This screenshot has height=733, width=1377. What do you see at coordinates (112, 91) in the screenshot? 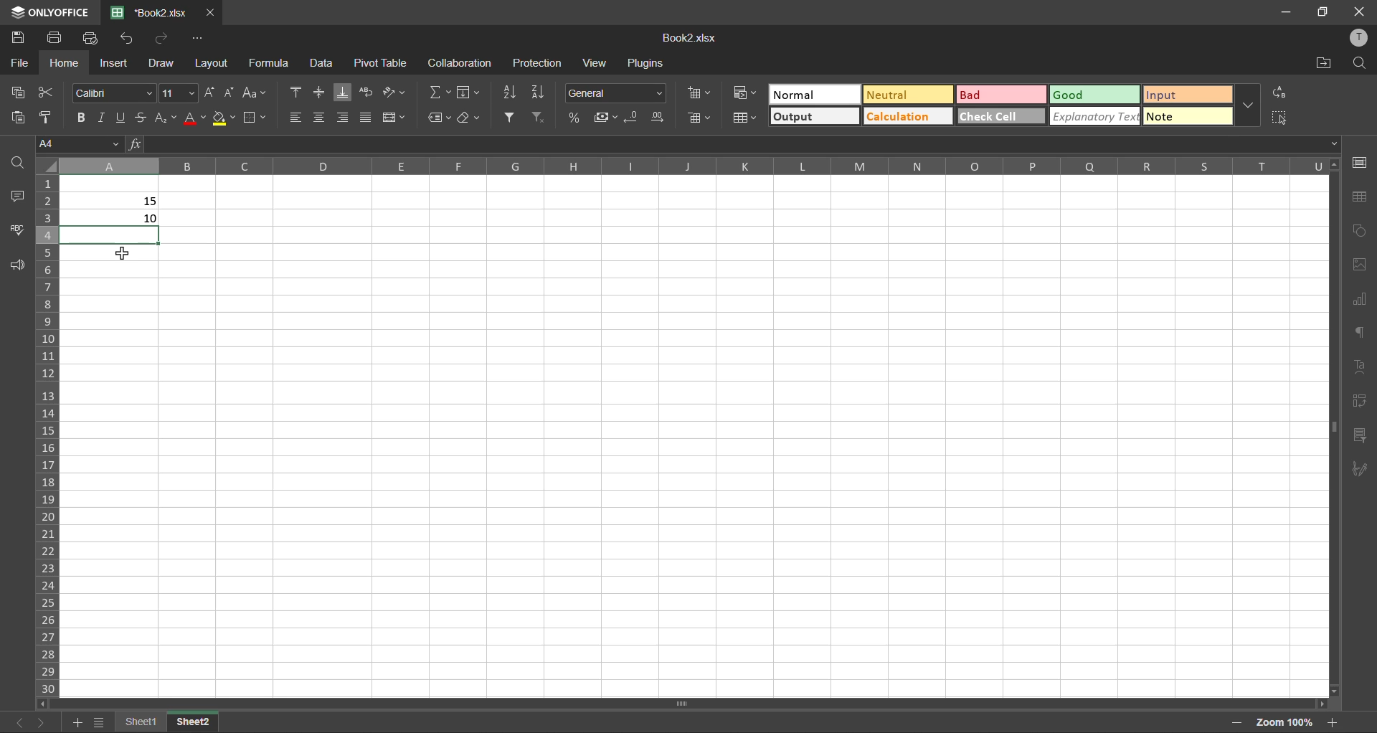
I see `fontstyle` at bounding box center [112, 91].